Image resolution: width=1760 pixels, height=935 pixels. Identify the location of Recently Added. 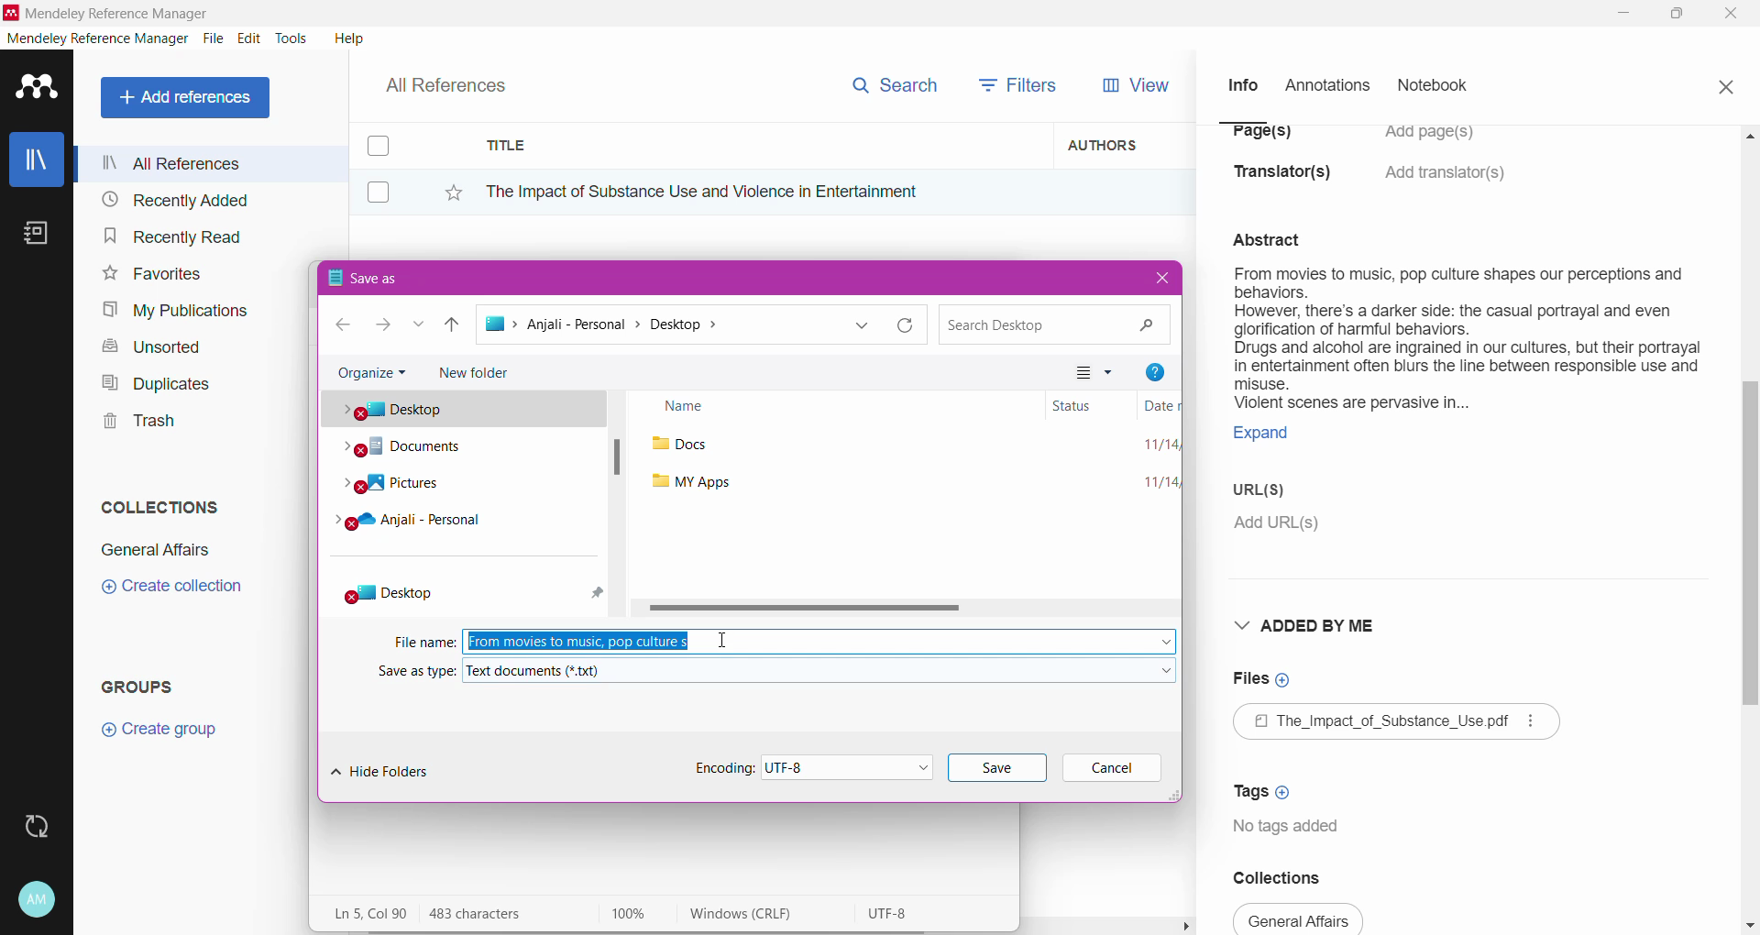
(172, 201).